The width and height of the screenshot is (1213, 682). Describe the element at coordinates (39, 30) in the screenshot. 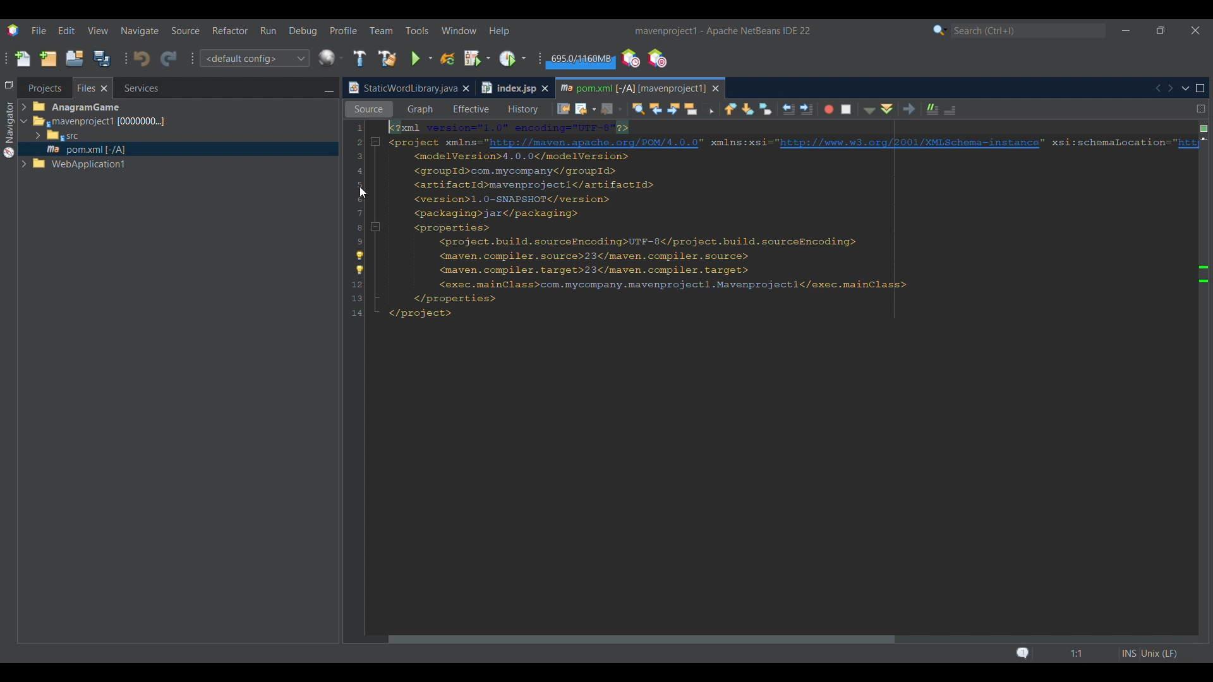

I see `File menu` at that location.